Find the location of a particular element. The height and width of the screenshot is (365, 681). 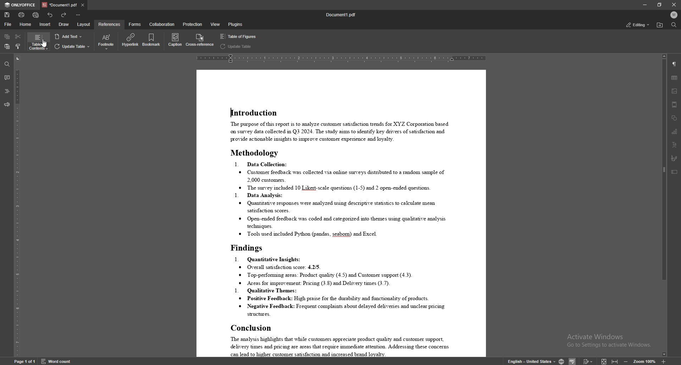

zoom is located at coordinates (647, 361).